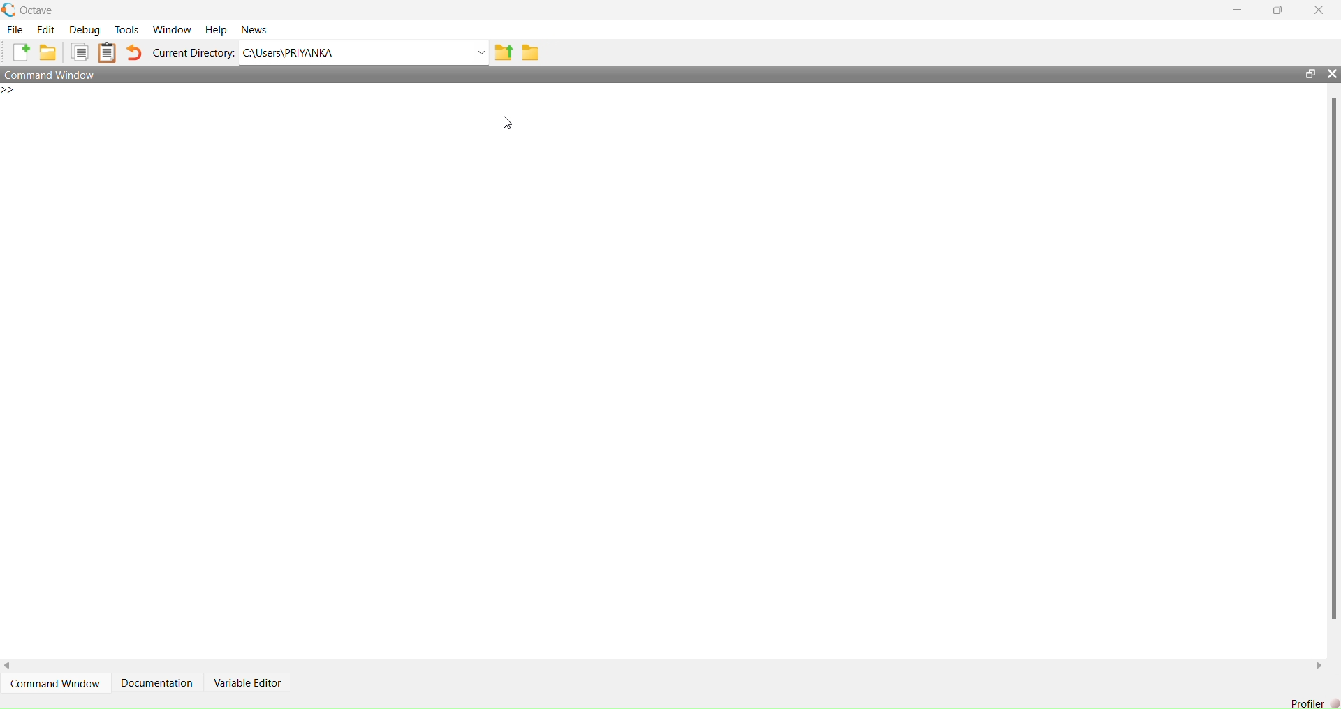  I want to click on minimise, so click(1240, 8).